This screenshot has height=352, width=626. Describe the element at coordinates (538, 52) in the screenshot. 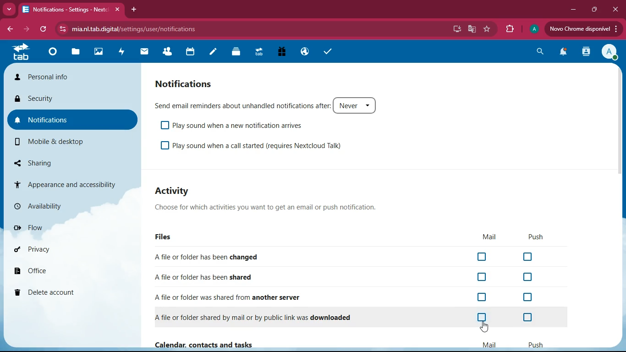

I see `search` at that location.